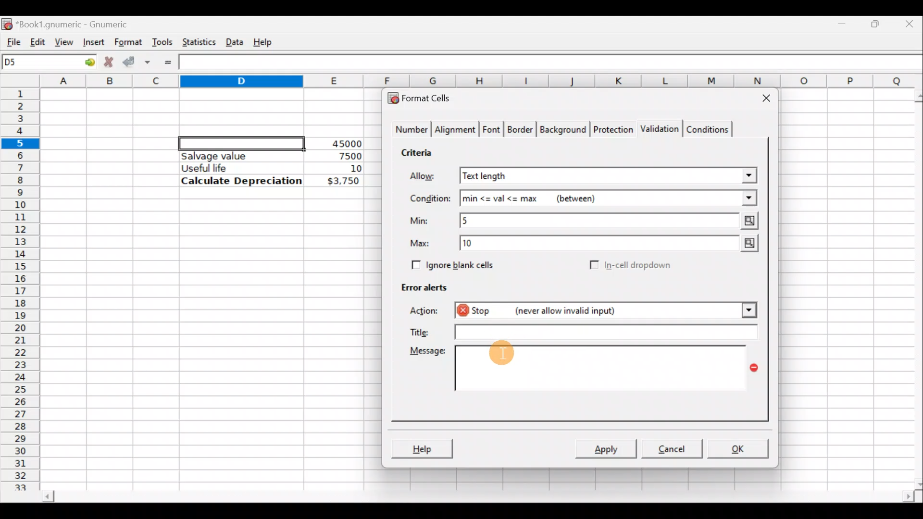  What do you see at coordinates (127, 42) in the screenshot?
I see `Format` at bounding box center [127, 42].